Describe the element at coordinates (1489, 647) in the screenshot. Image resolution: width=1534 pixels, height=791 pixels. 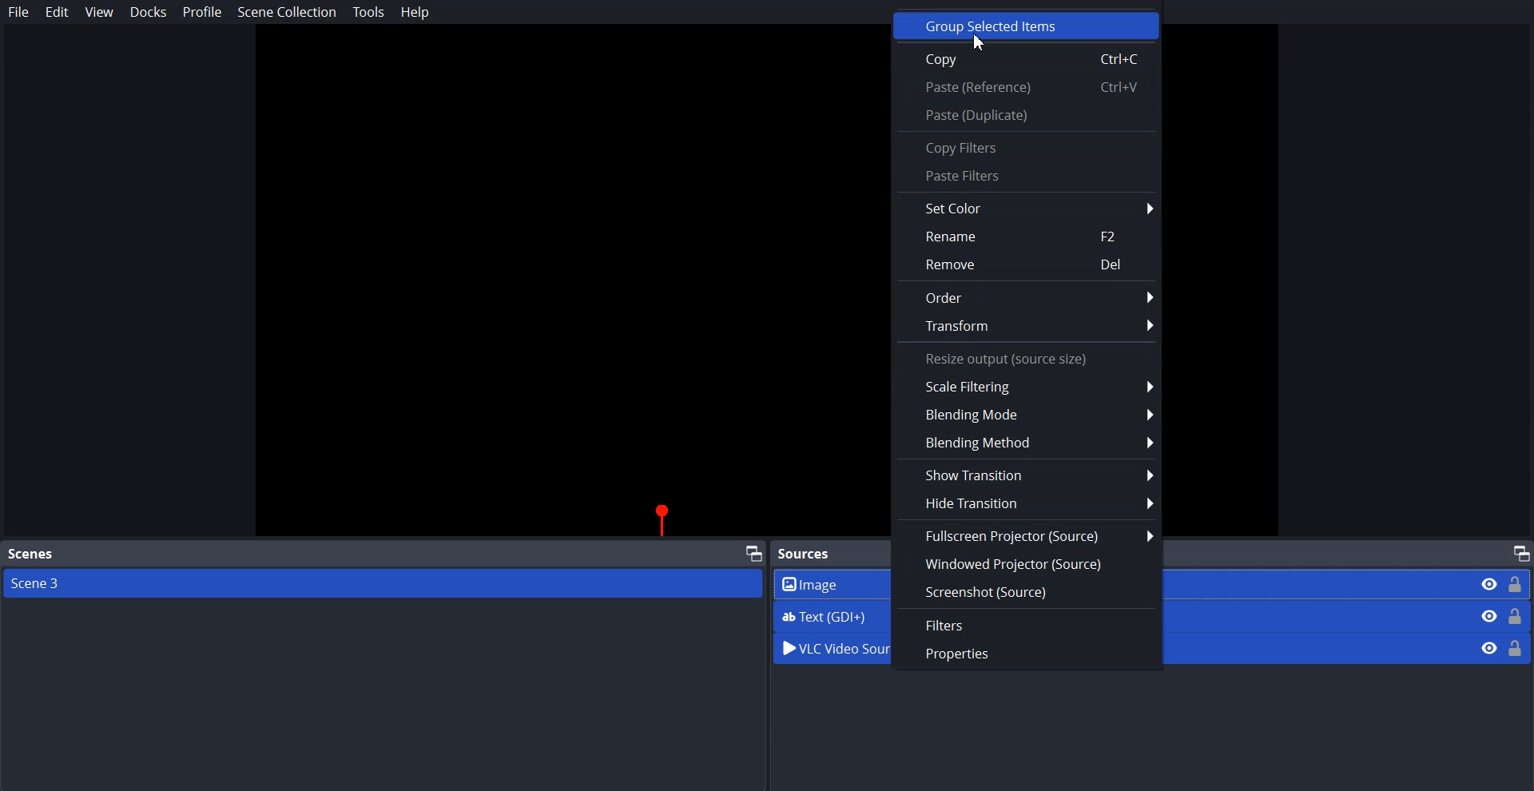
I see `Eye` at that location.